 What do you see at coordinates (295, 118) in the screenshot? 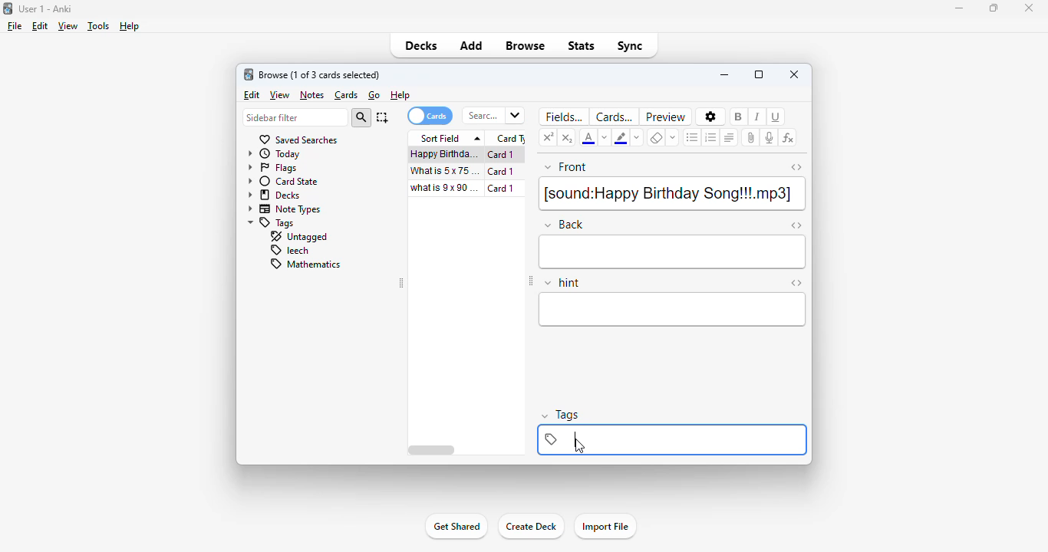
I see `sidebar filter` at bounding box center [295, 118].